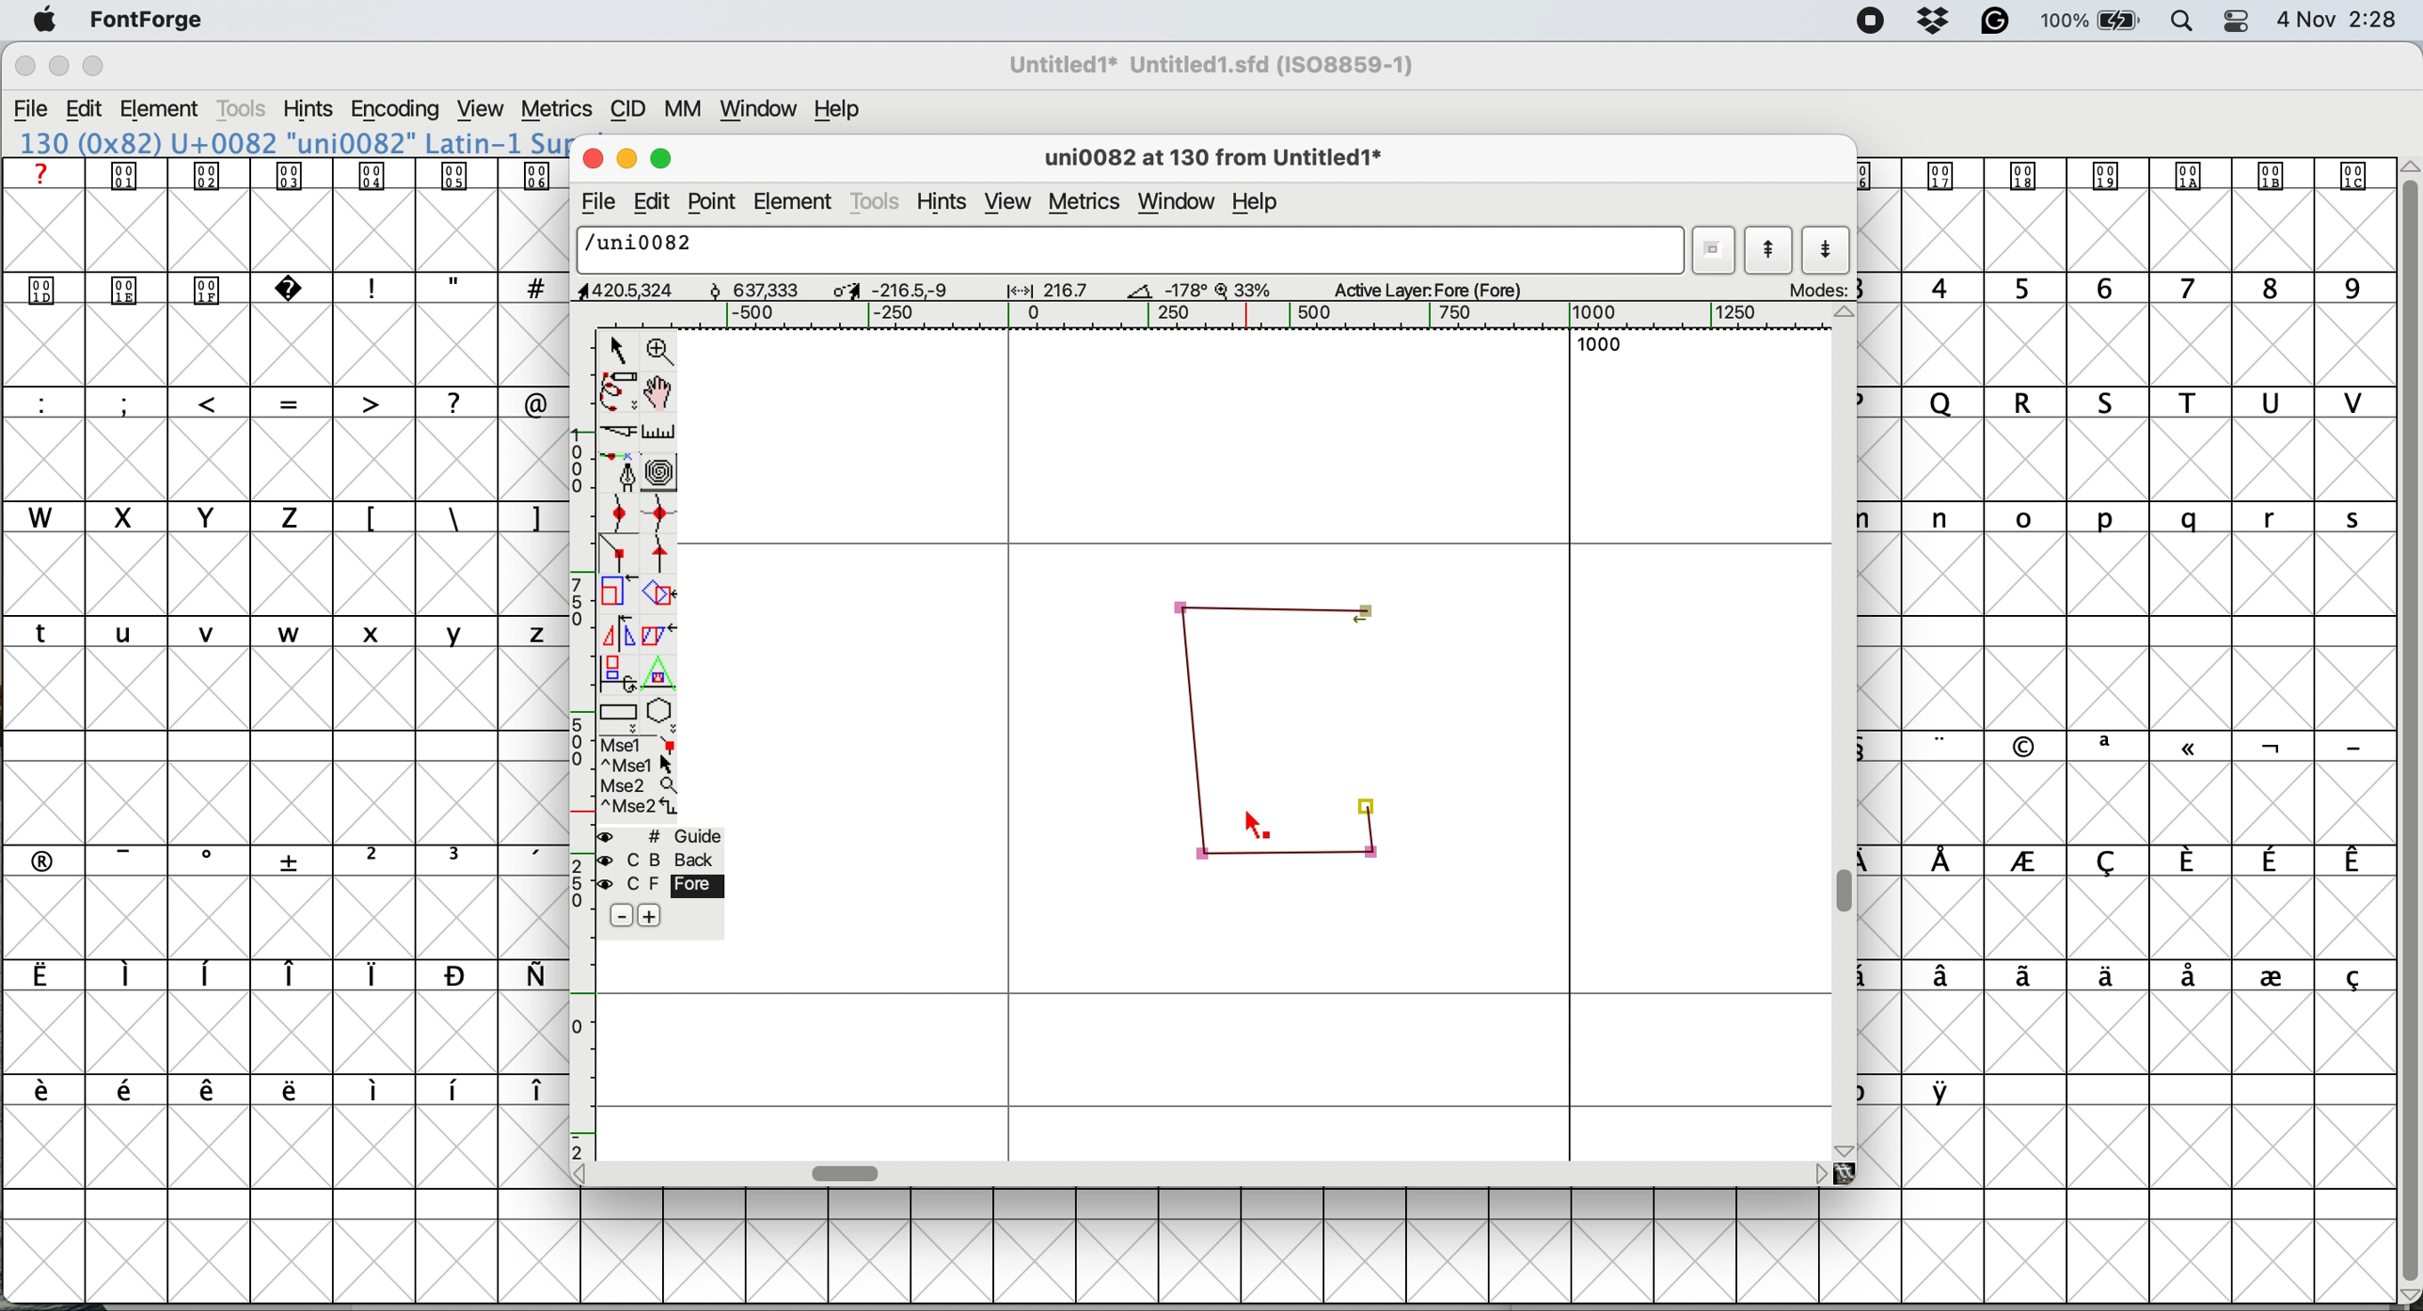 This screenshot has width=2423, height=1311. What do you see at coordinates (616, 672) in the screenshot?
I see `rotate the selection in 3d and project back to plane` at bounding box center [616, 672].